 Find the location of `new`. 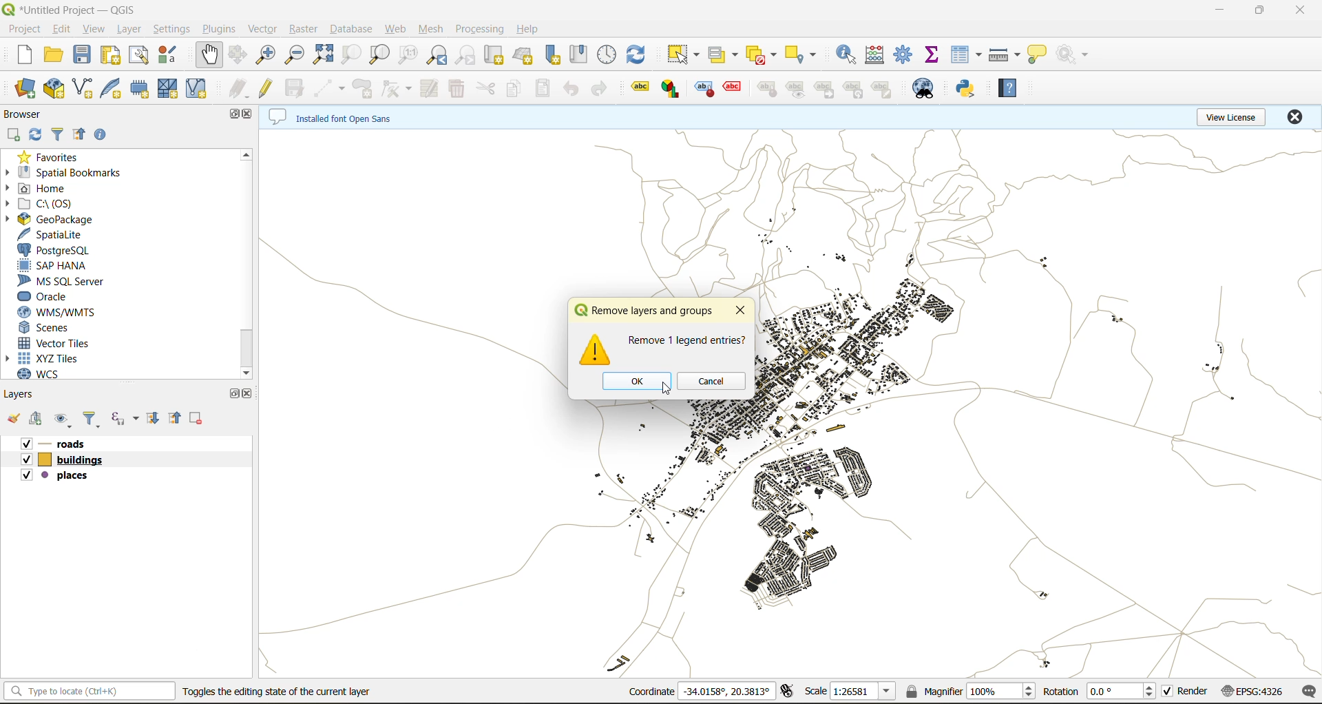

new is located at coordinates (25, 54).